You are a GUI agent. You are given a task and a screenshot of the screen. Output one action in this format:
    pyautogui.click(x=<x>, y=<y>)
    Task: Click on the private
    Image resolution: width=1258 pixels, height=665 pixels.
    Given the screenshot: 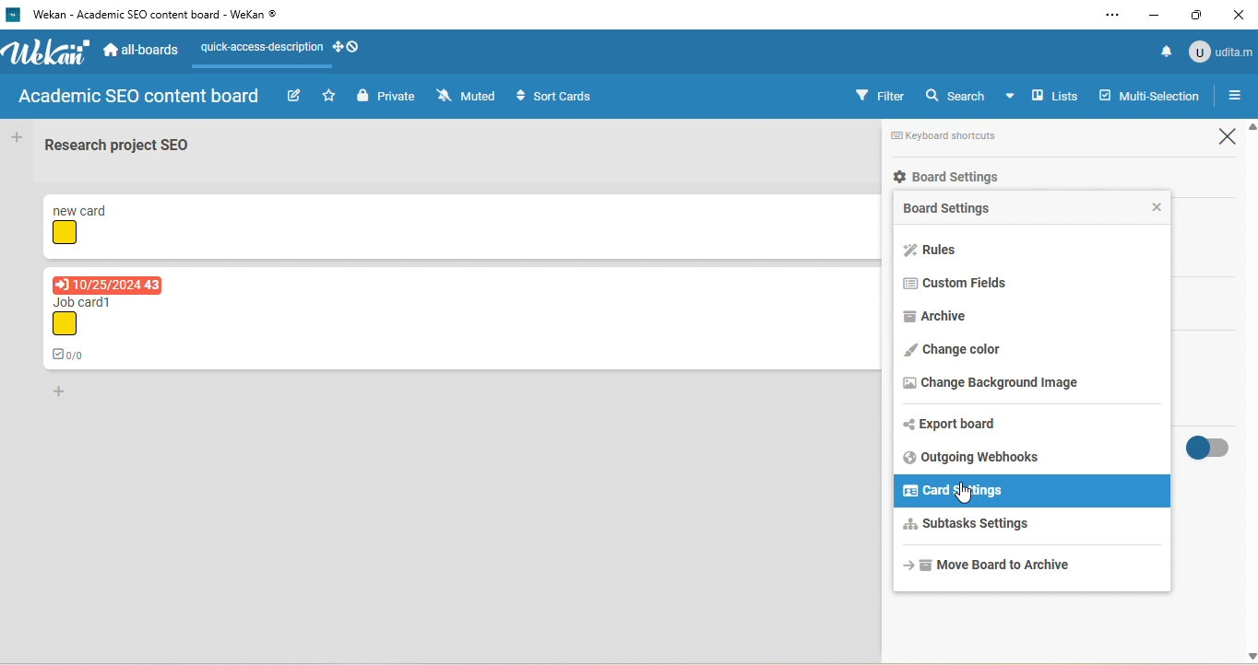 What is the action you would take?
    pyautogui.click(x=385, y=96)
    